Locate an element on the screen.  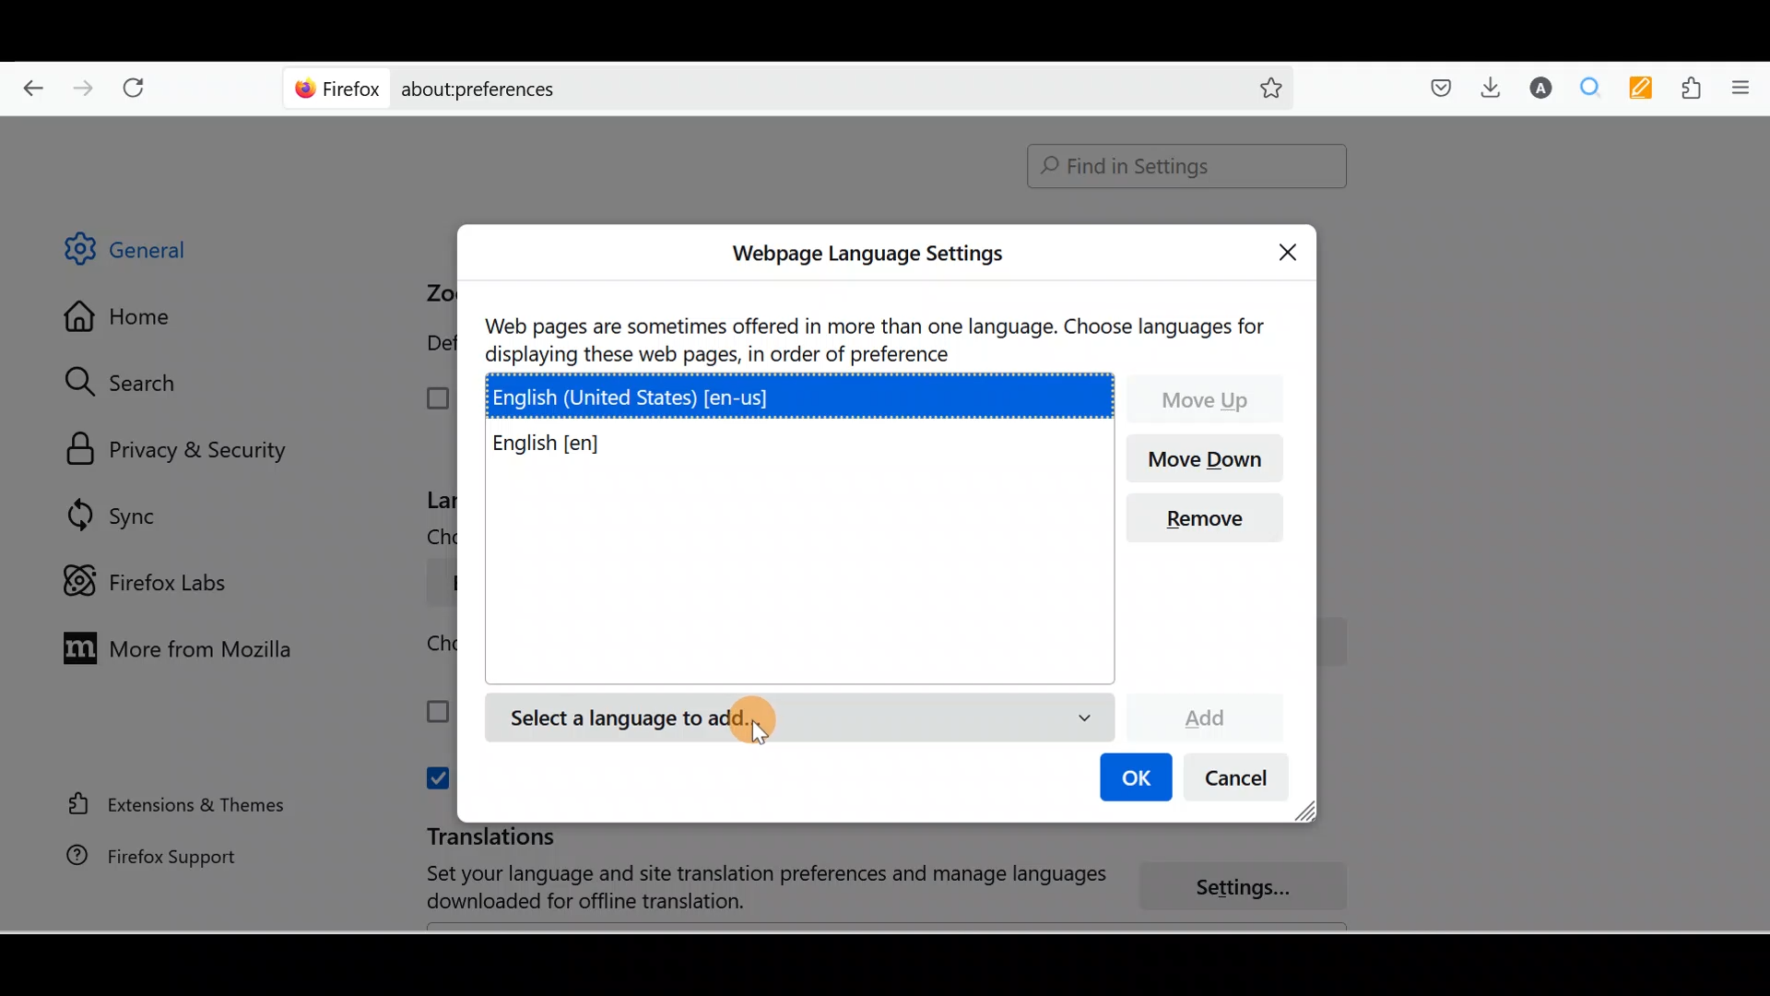
Bookmark this page is located at coordinates (1257, 87).